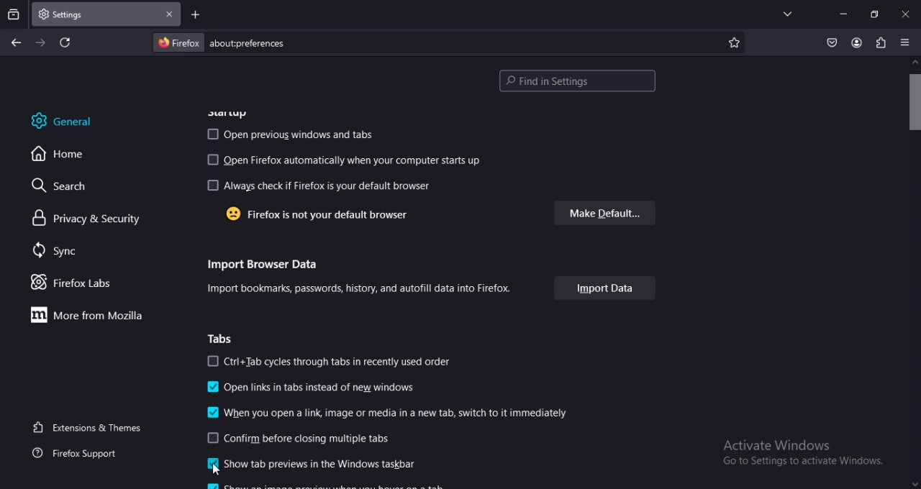  Describe the element at coordinates (735, 41) in the screenshot. I see `bookmark page` at that location.